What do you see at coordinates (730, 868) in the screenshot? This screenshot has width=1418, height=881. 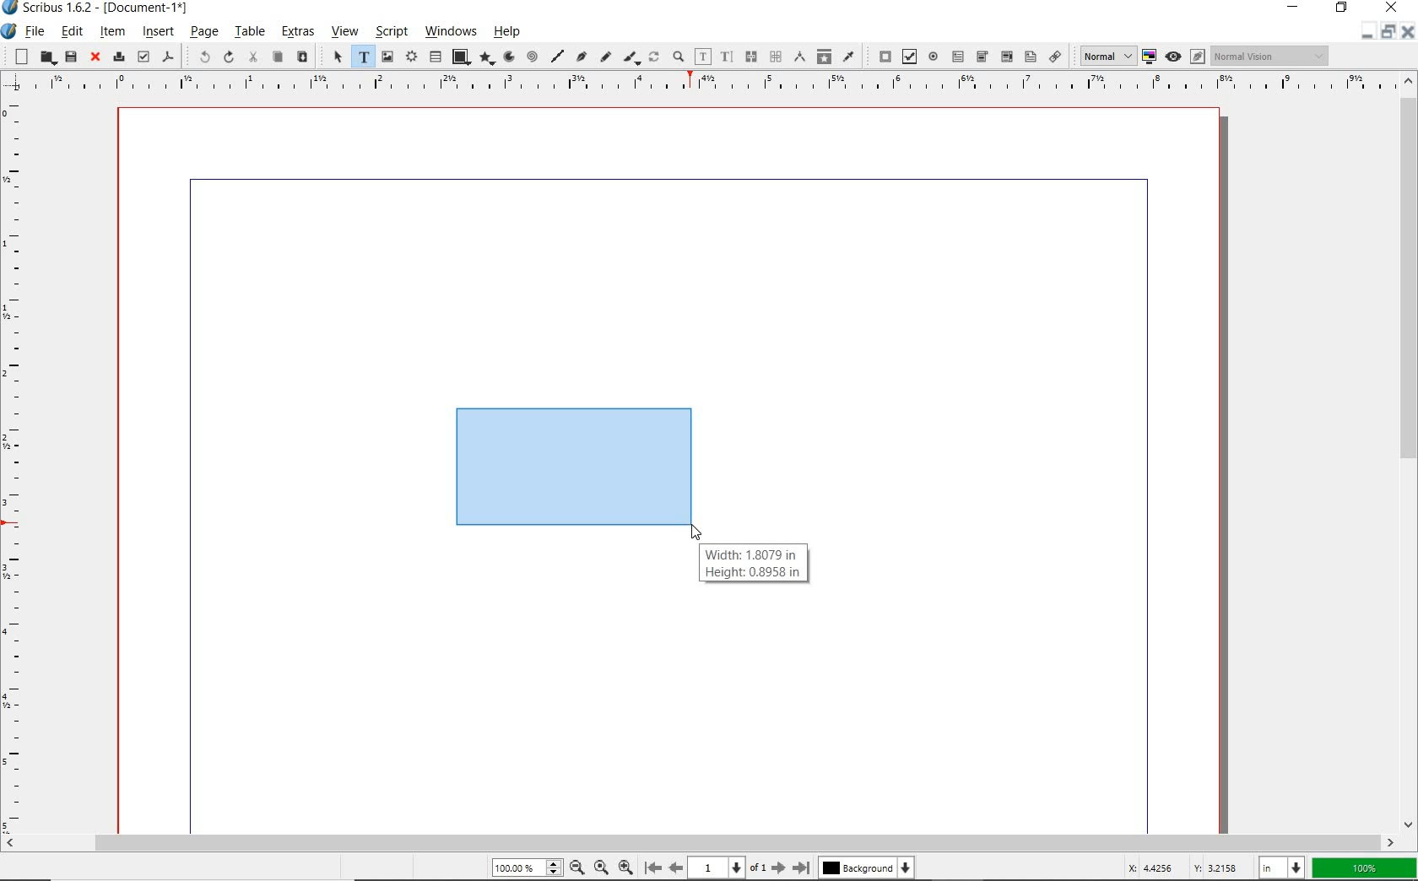 I see `1 of 1` at bounding box center [730, 868].